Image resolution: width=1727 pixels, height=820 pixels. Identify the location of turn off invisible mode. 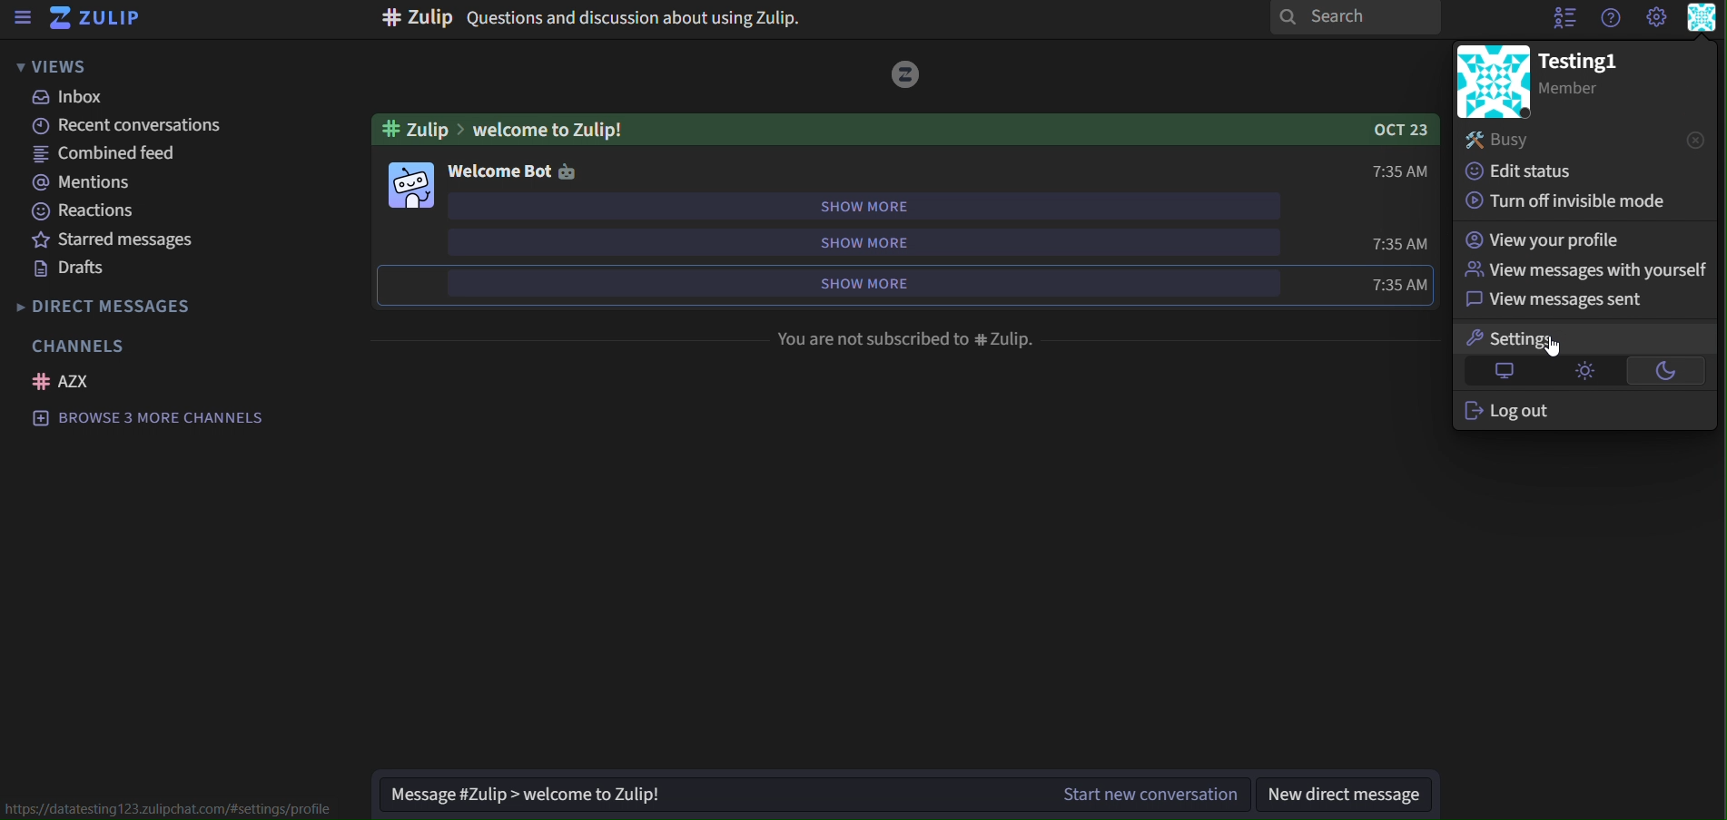
(1568, 200).